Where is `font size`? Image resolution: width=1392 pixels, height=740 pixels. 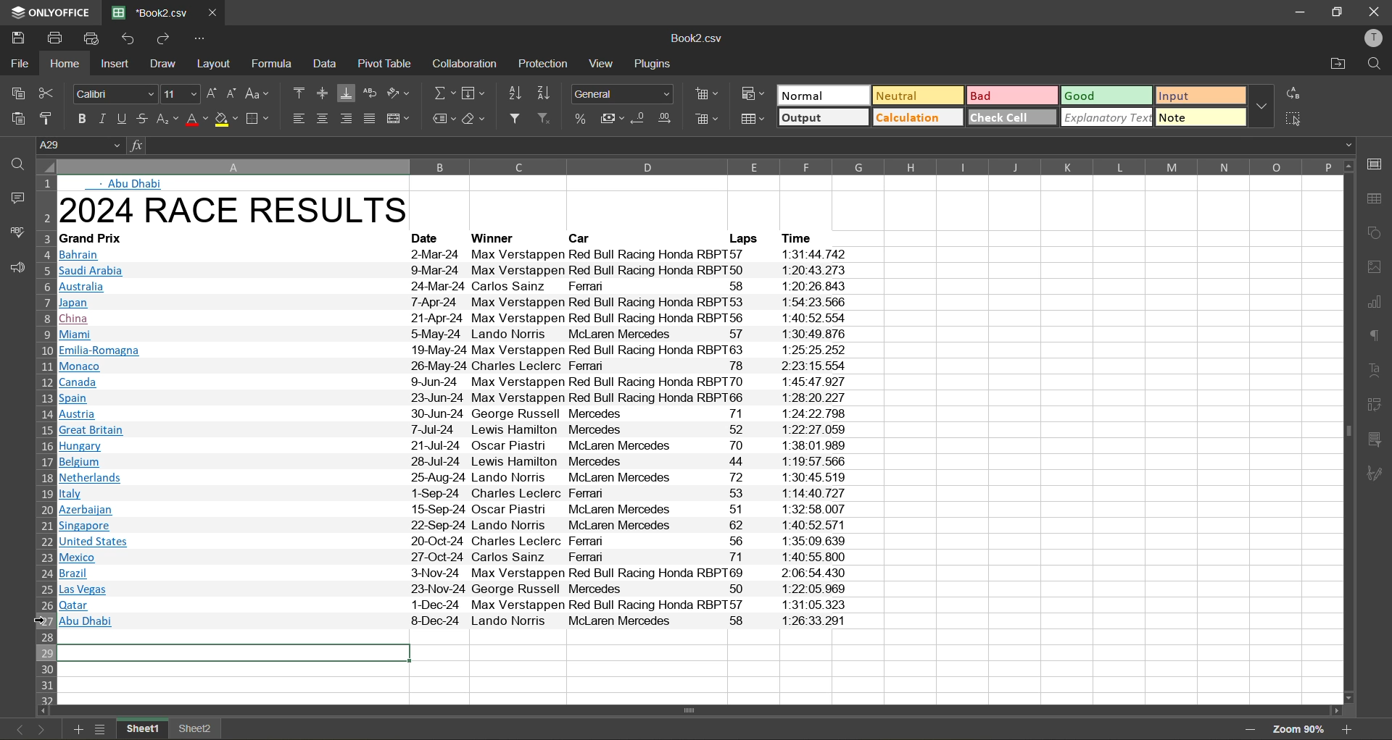
font size is located at coordinates (179, 94).